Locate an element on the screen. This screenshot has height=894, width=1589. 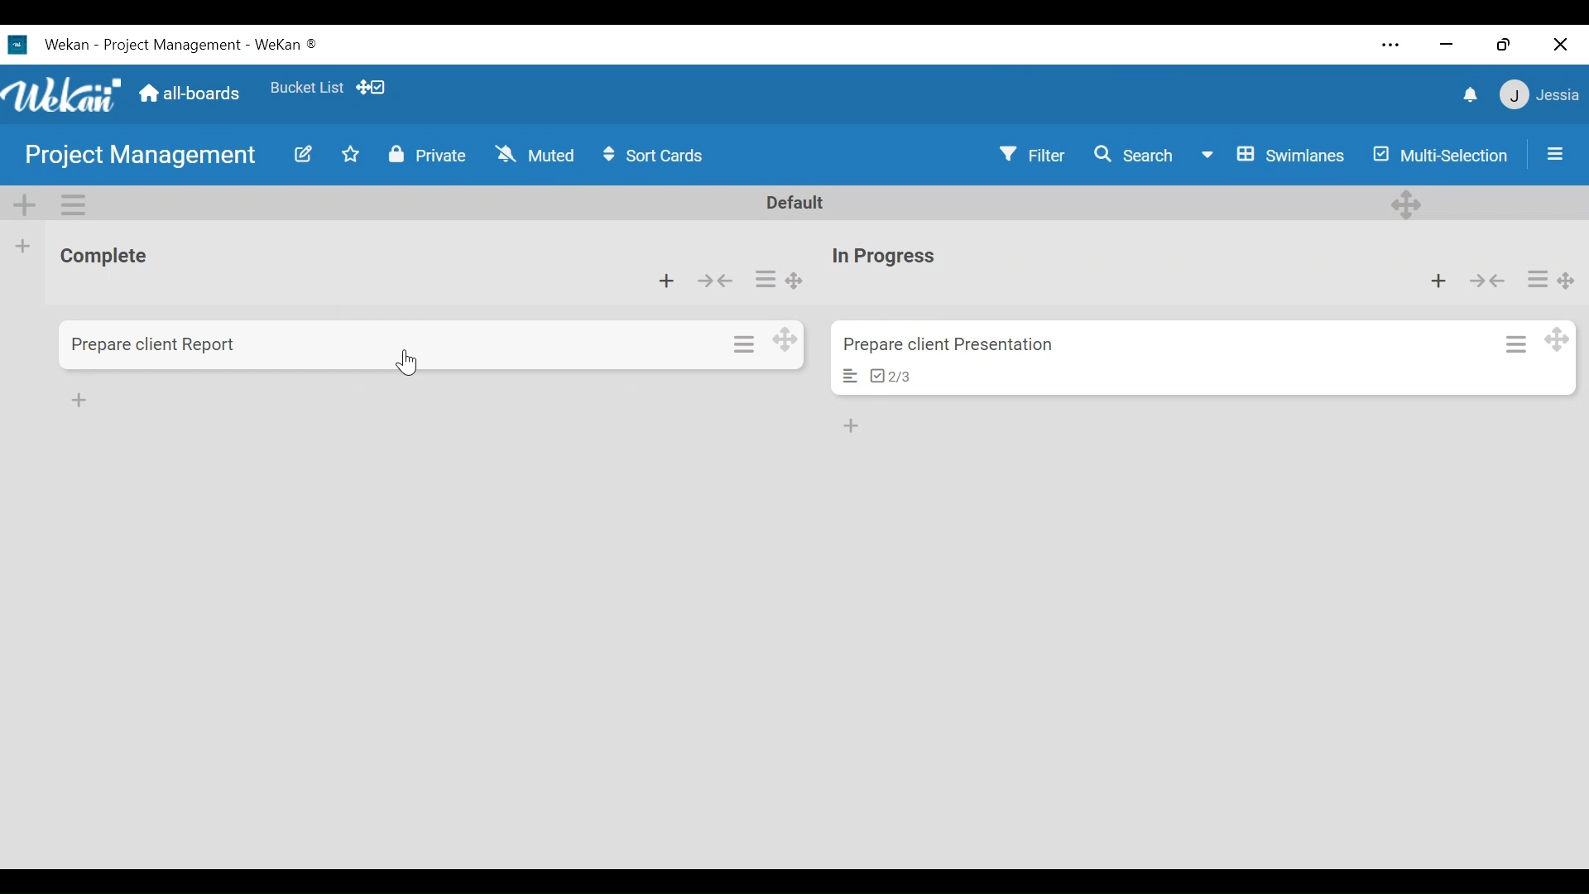
Card actions is located at coordinates (1537, 278).